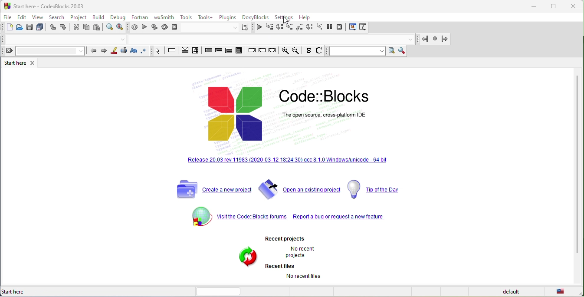 This screenshot has height=297, width=584. I want to click on step into instruction, so click(320, 28).